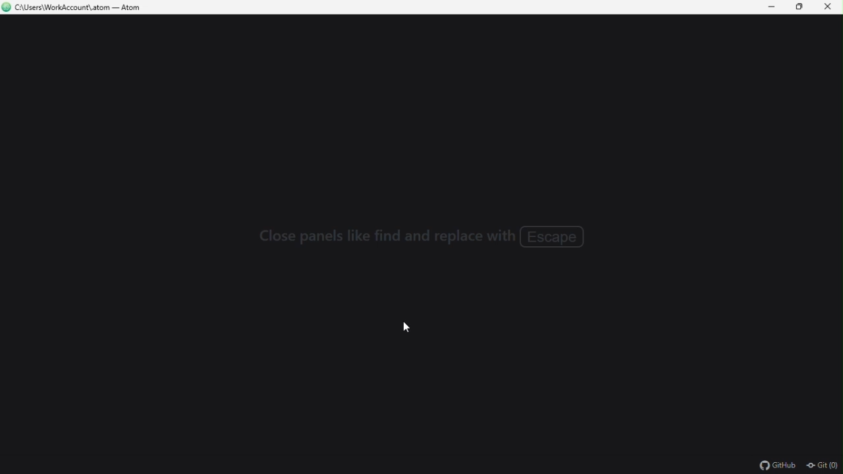 The height and width of the screenshot is (474, 843). I want to click on minimize, so click(767, 8).